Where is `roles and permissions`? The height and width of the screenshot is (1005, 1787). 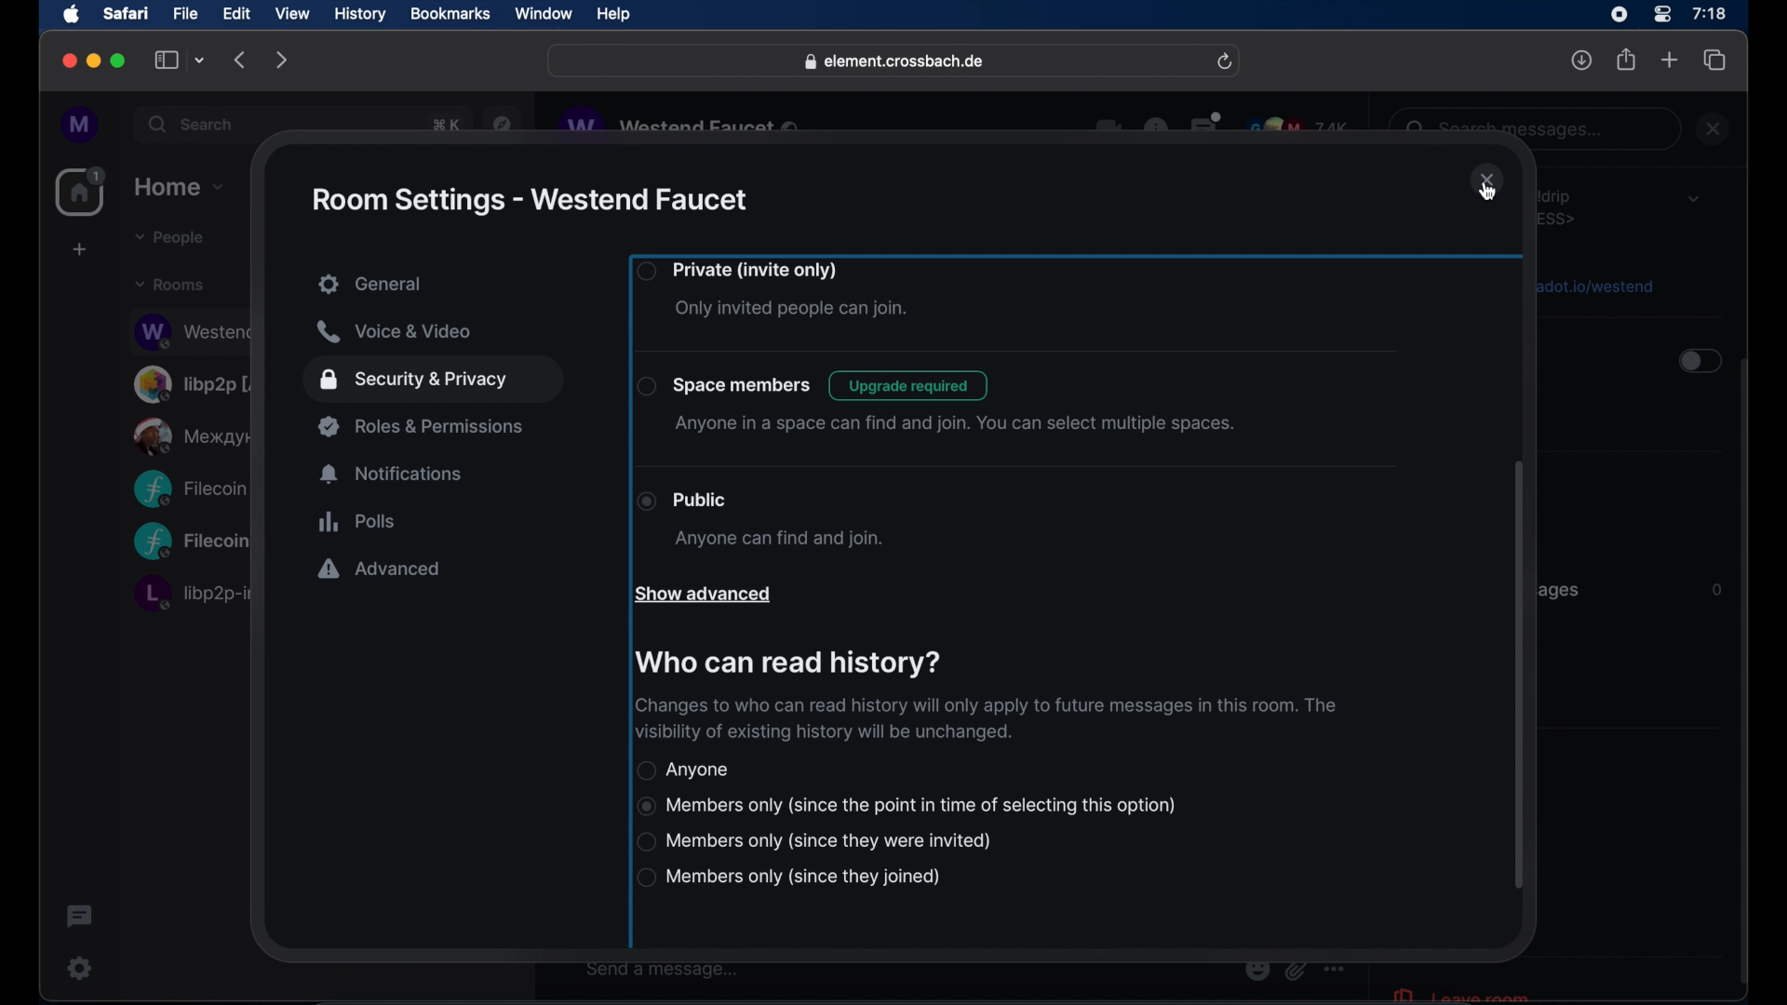 roles and permissions is located at coordinates (423, 426).